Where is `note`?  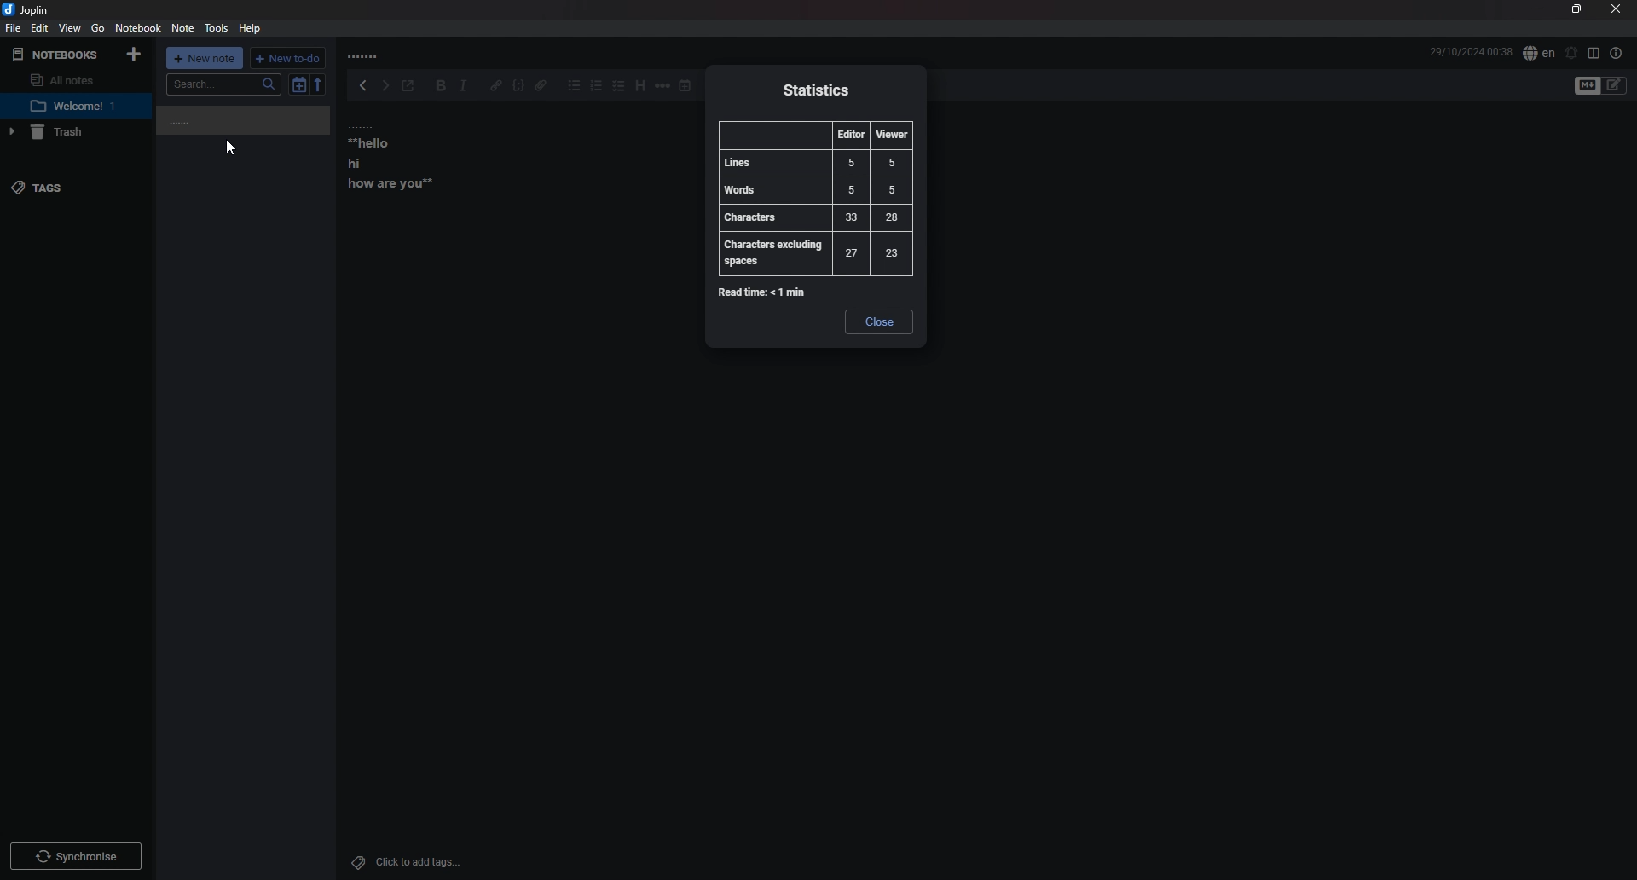
note is located at coordinates (74, 106).